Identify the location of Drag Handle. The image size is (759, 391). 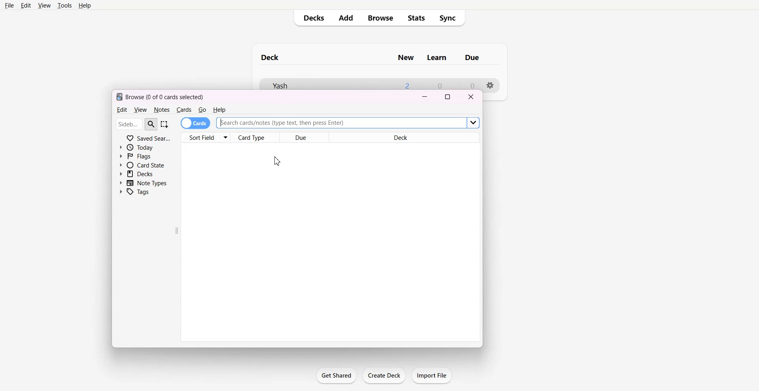
(178, 231).